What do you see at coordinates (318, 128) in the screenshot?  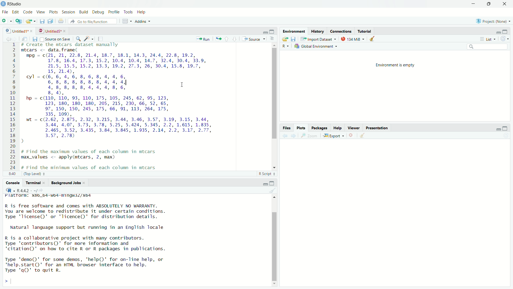 I see `Packages` at bounding box center [318, 128].